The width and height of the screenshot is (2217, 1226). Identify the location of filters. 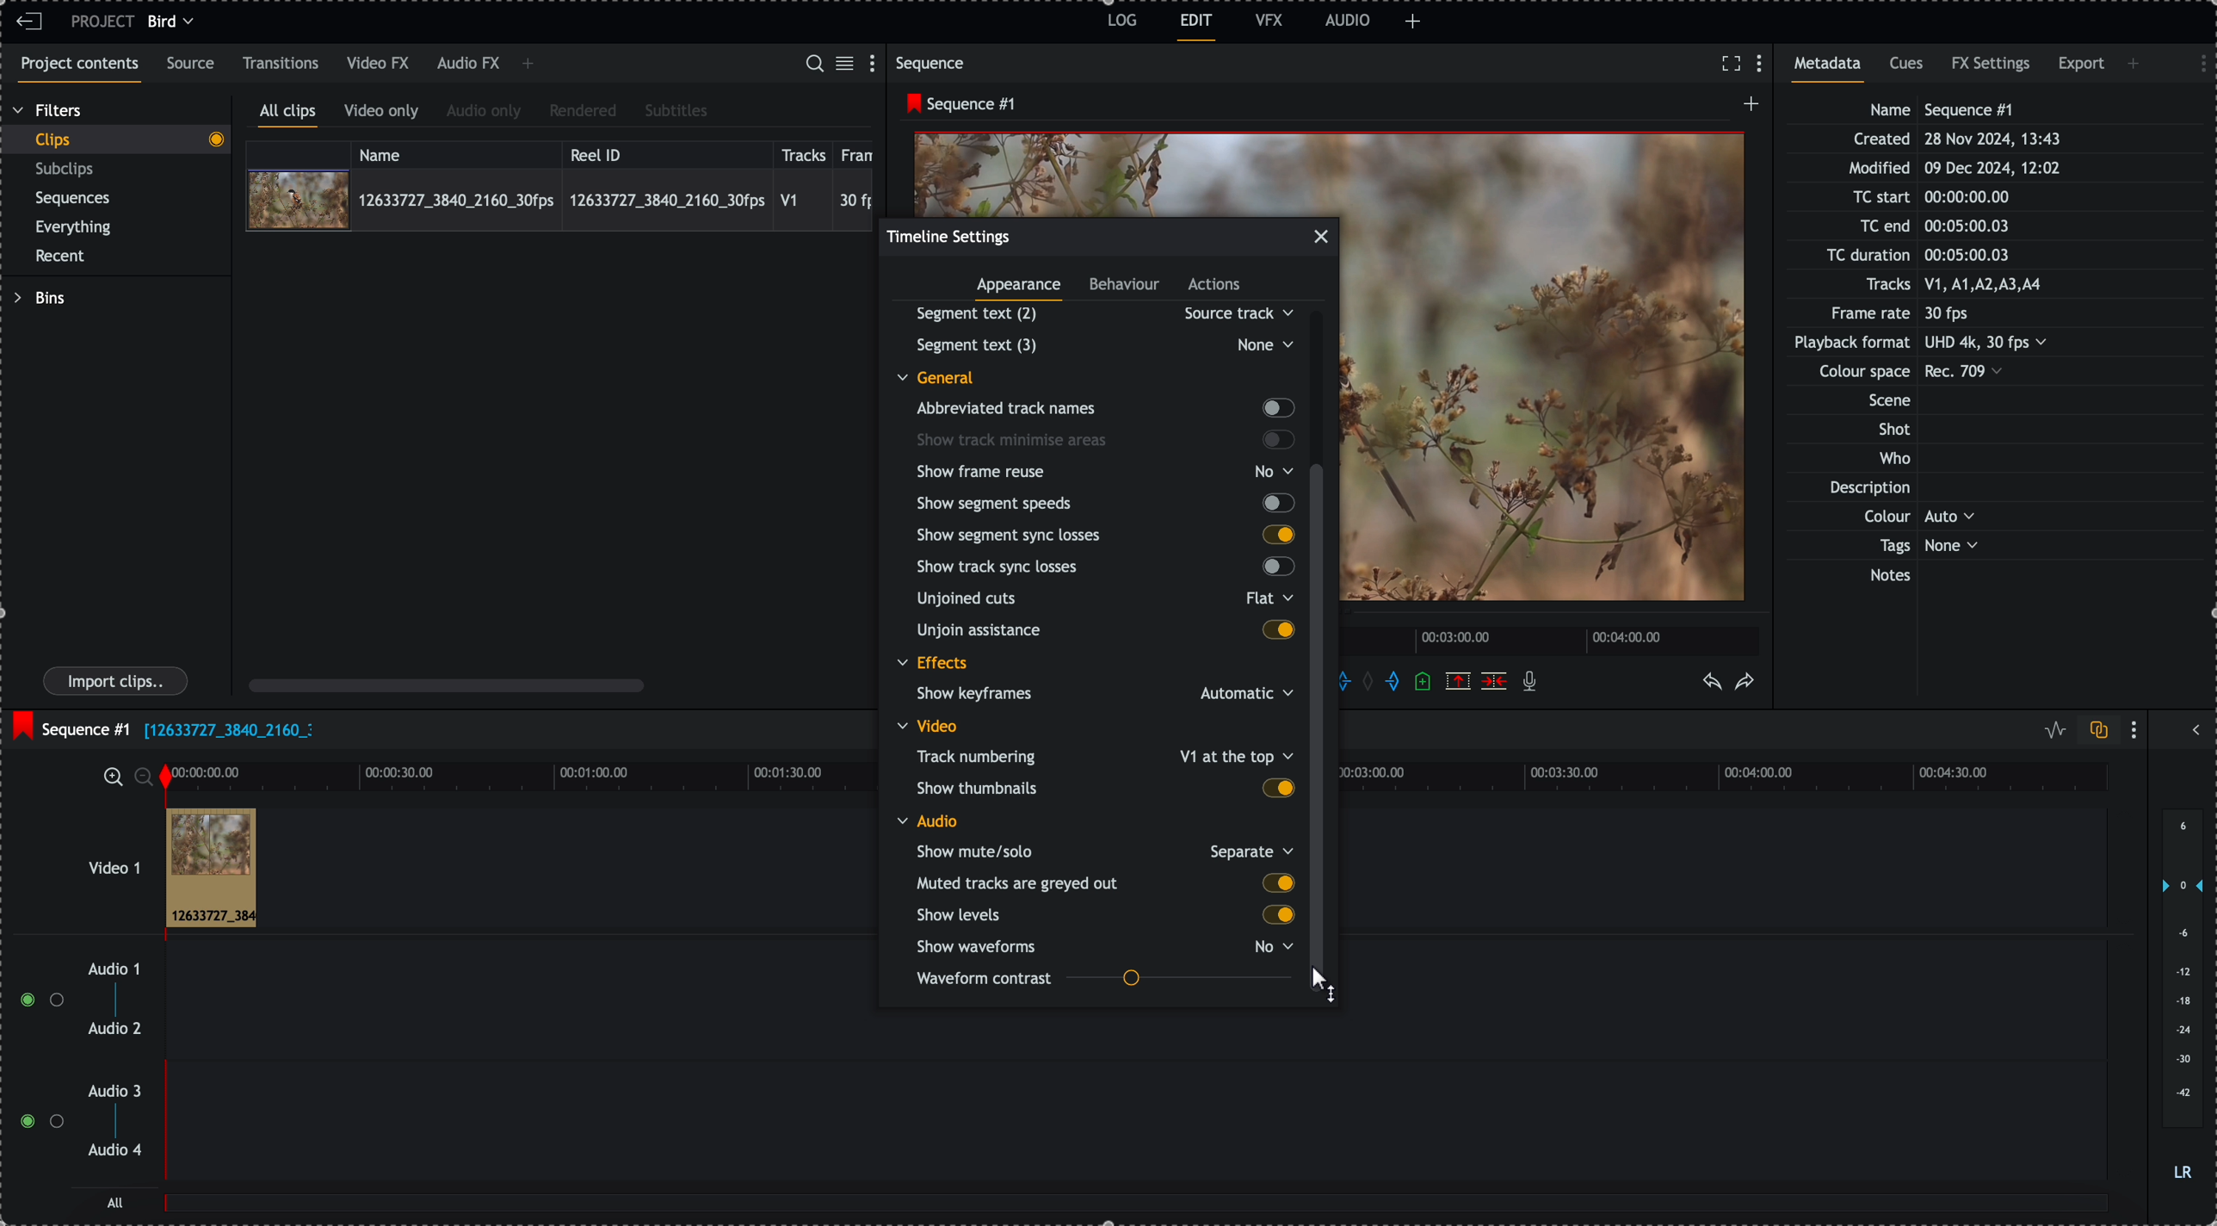
(49, 111).